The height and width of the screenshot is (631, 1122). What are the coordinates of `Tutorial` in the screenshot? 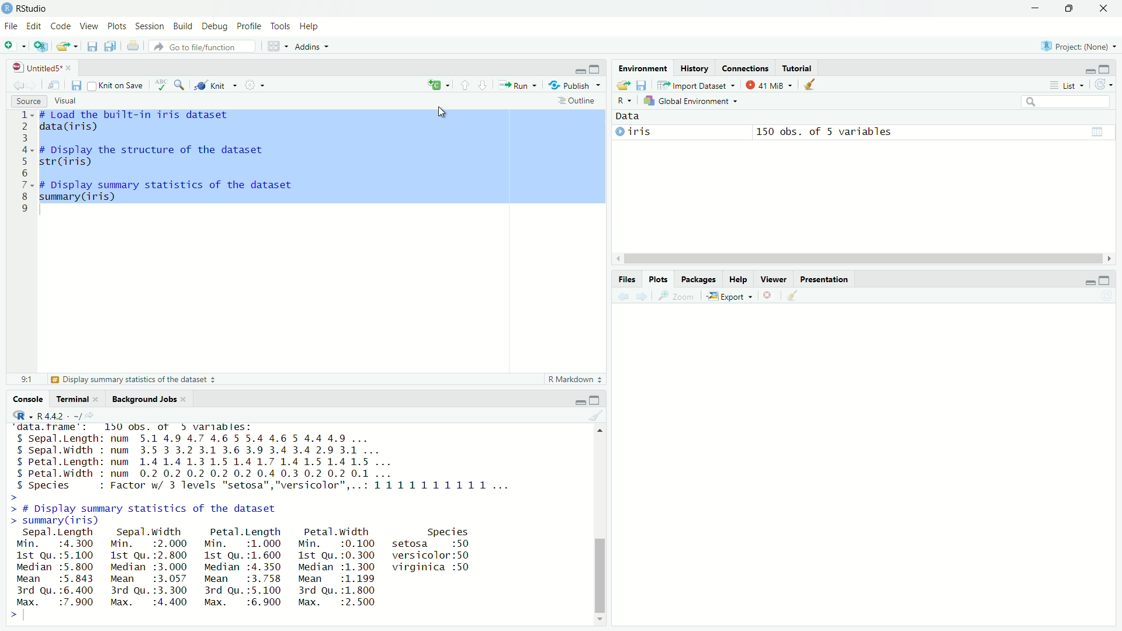 It's located at (798, 67).